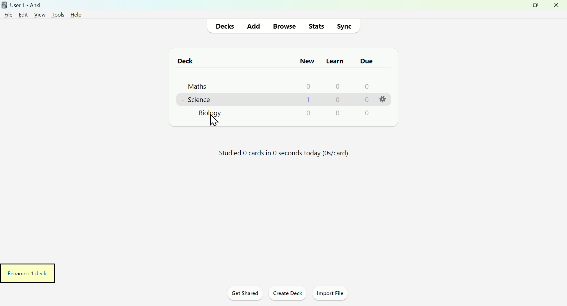 Image resolution: width=567 pixels, height=306 pixels. Describe the element at coordinates (338, 100) in the screenshot. I see `0` at that location.